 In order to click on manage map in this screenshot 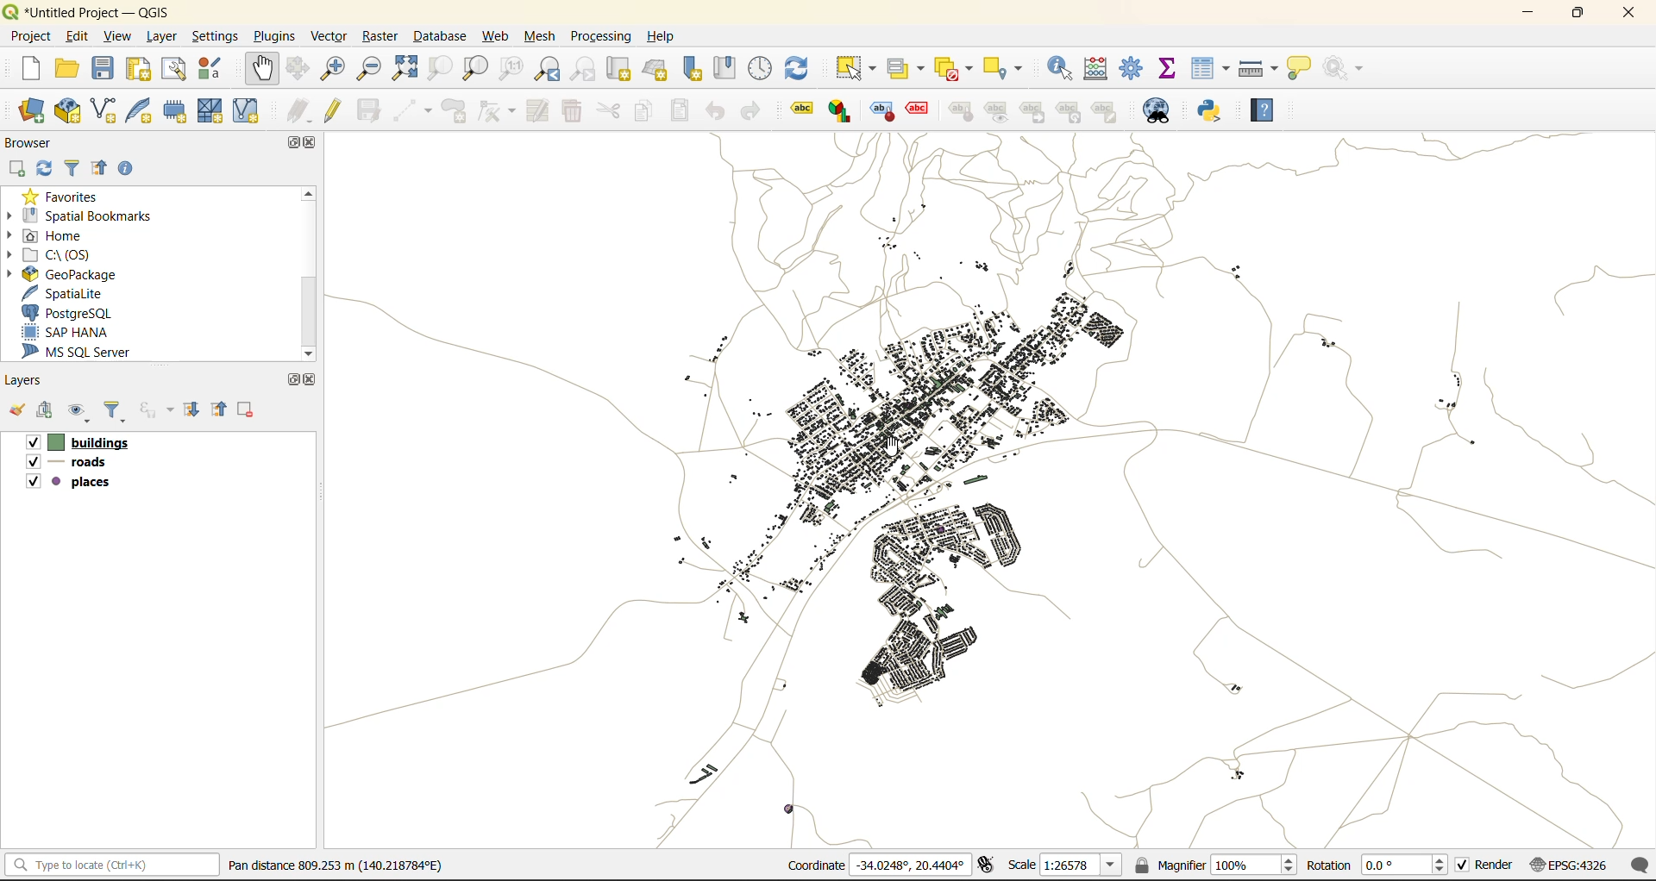, I will do `click(81, 412)`.